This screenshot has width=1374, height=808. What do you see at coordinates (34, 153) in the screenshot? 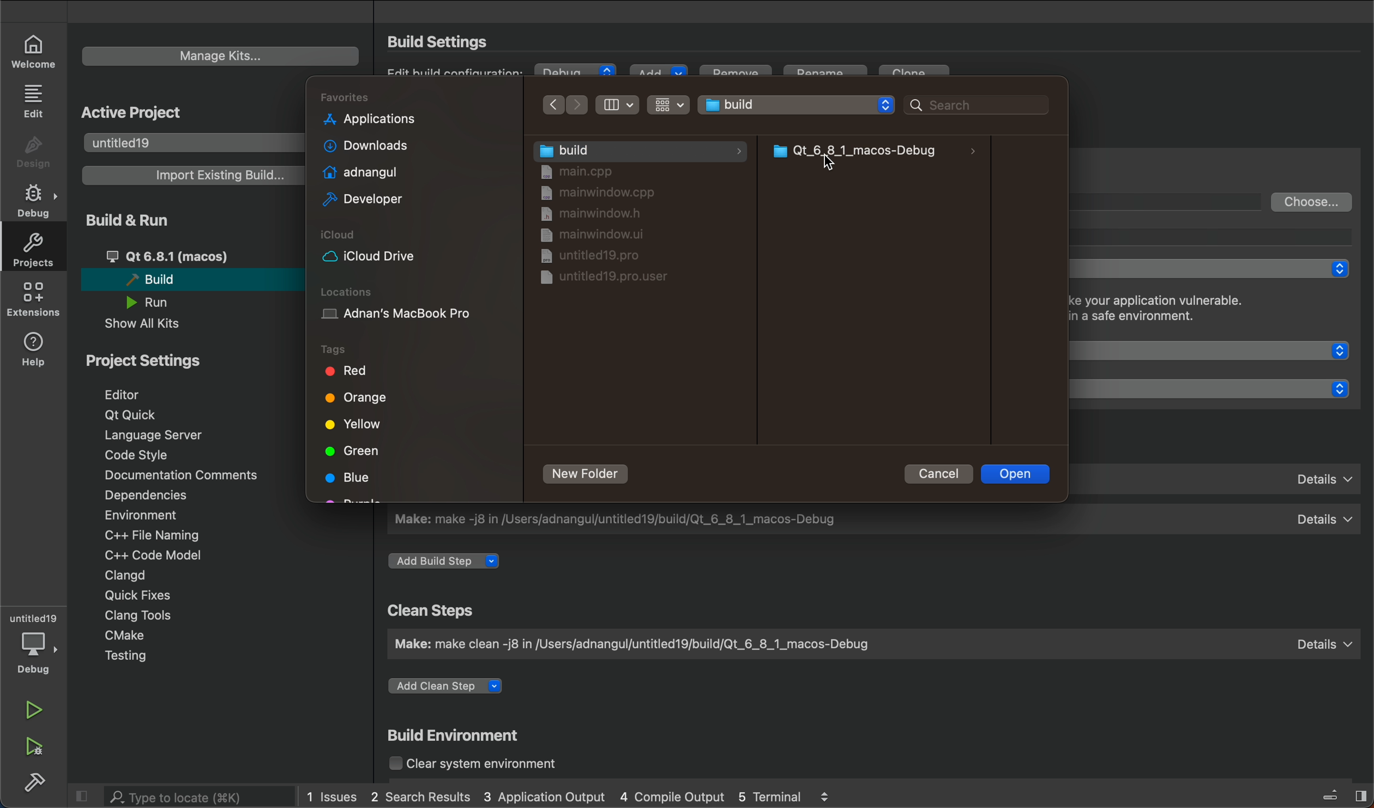
I see `design` at bounding box center [34, 153].